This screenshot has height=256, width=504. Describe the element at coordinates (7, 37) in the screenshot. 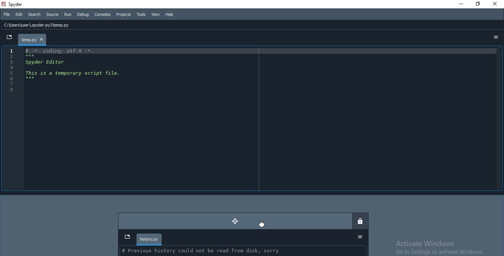

I see `dropdown` at that location.